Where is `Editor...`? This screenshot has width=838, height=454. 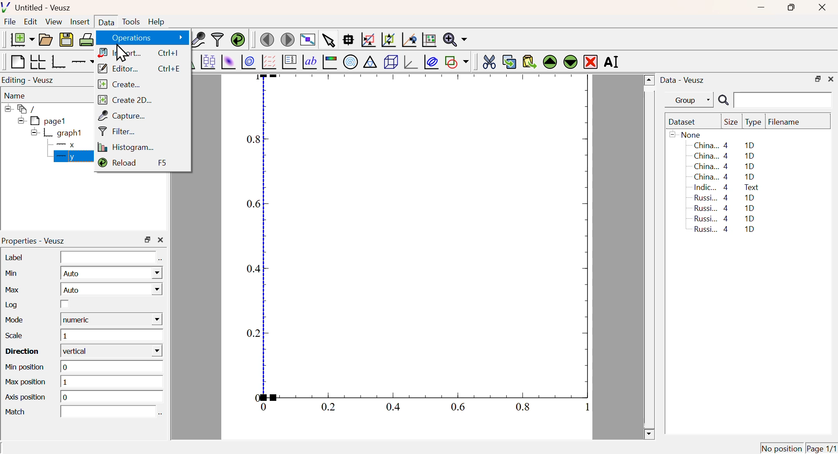
Editor... is located at coordinates (118, 69).